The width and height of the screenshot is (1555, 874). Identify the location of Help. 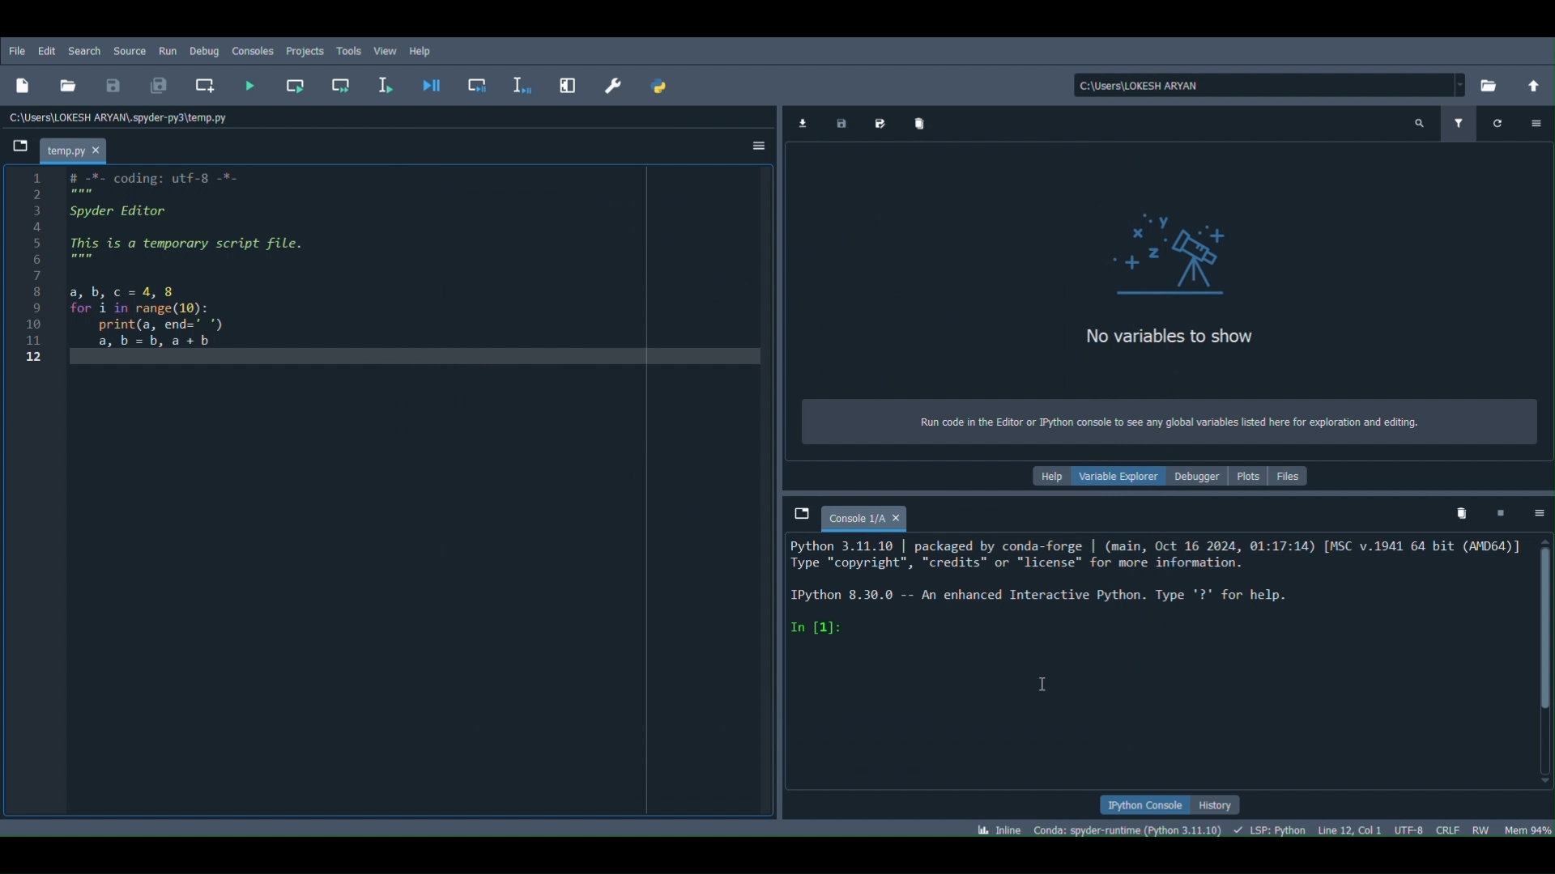
(1046, 475).